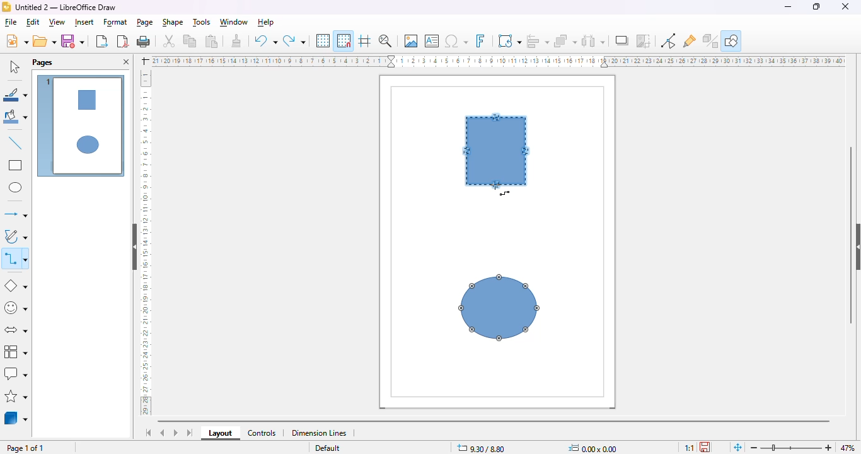 The width and height of the screenshot is (861, 454). Describe the element at coordinates (16, 308) in the screenshot. I see `symbol shapes` at that location.